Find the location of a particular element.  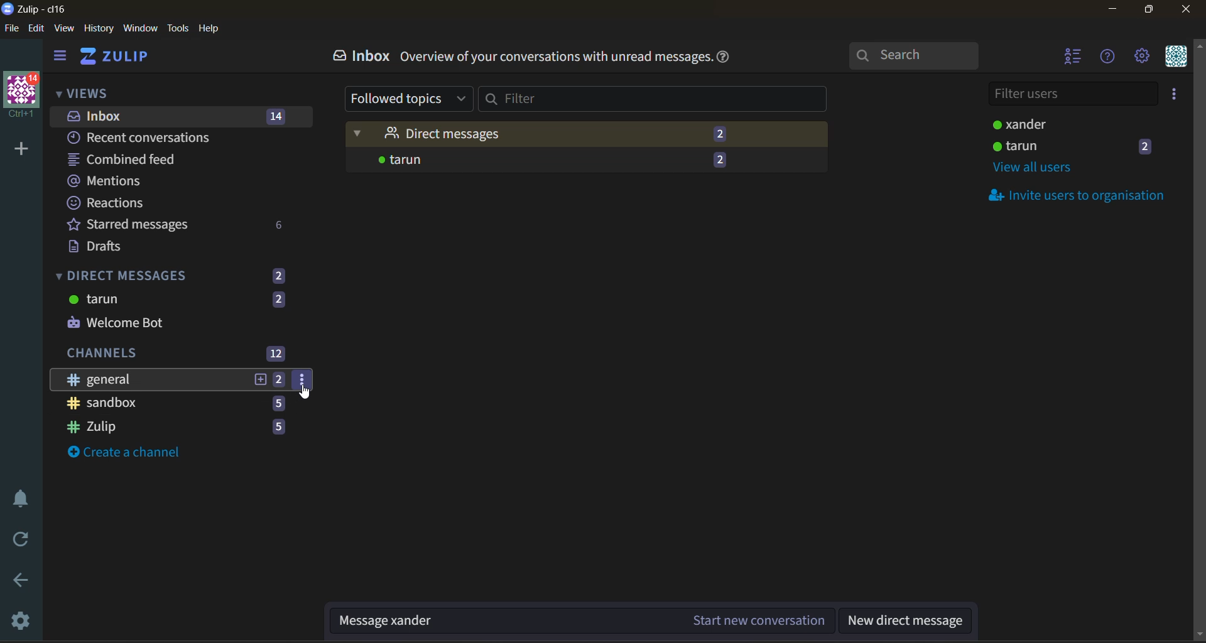

channels 12 is located at coordinates (177, 355).